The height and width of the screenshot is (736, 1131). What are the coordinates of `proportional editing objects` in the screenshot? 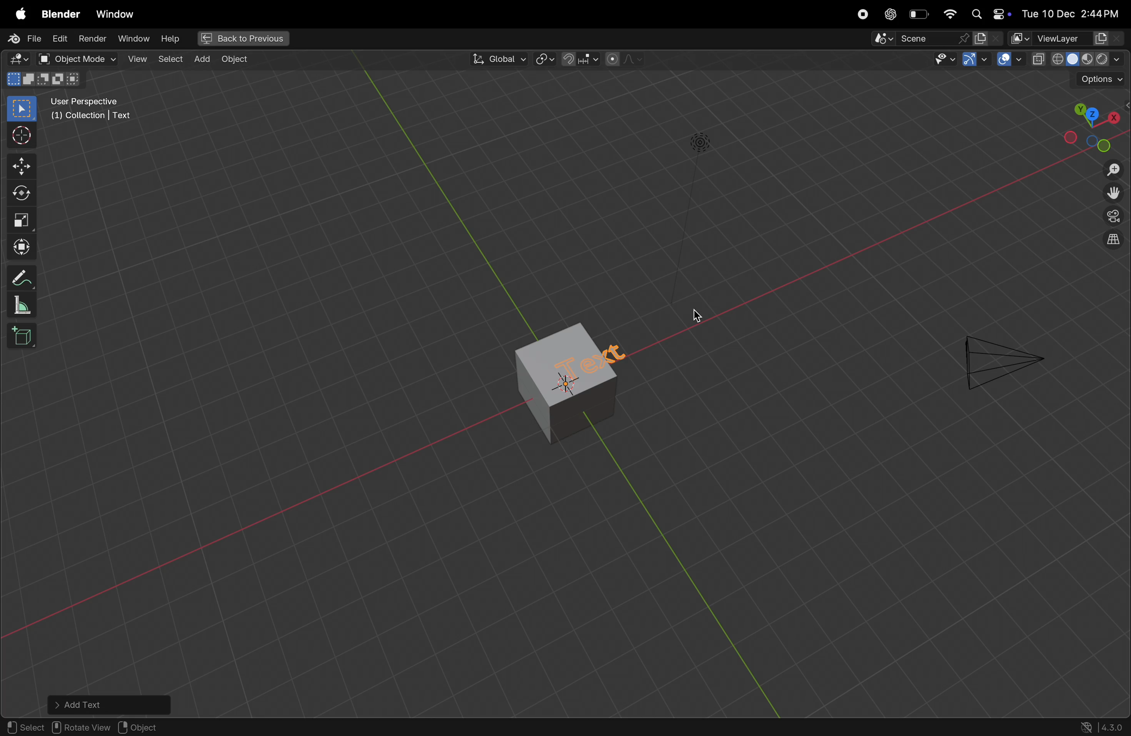 It's located at (625, 60).